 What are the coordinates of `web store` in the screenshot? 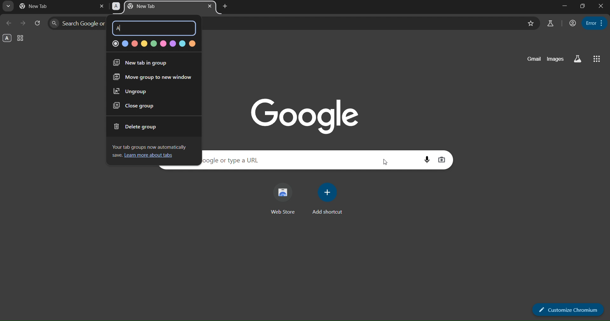 It's located at (284, 200).